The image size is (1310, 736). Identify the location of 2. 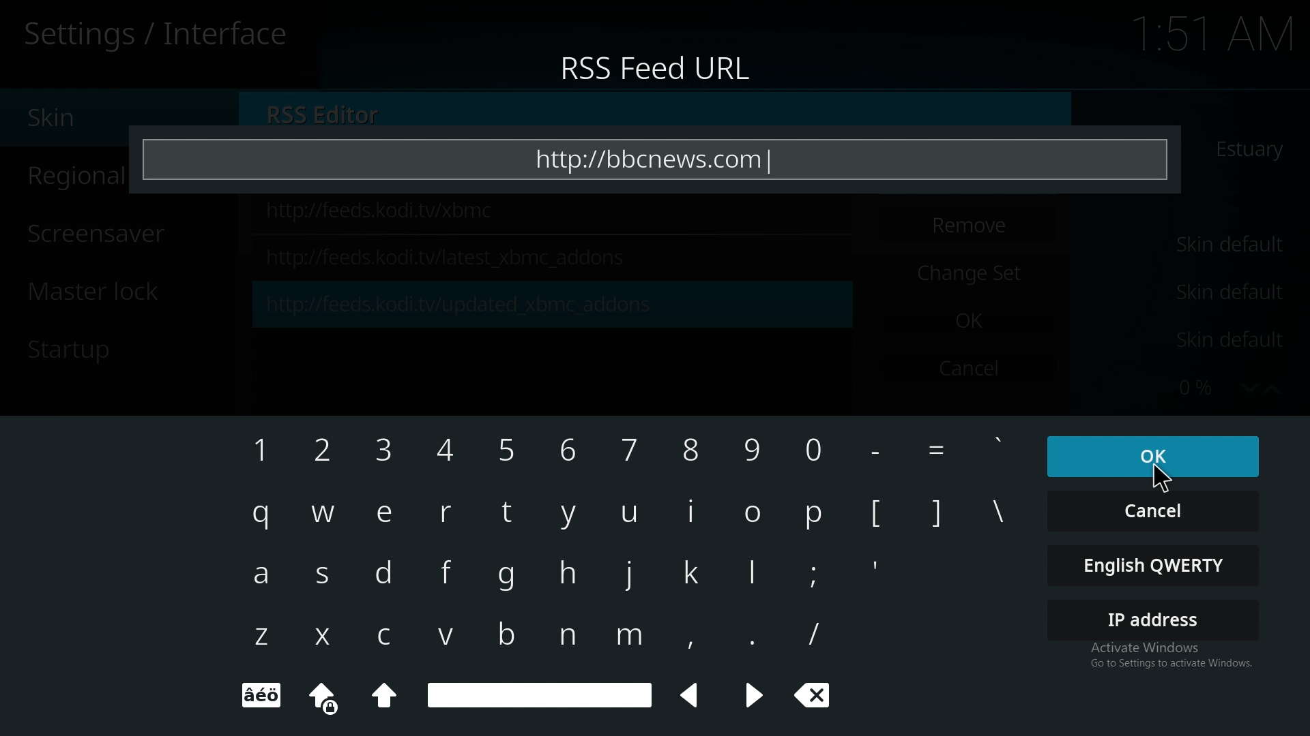
(333, 453).